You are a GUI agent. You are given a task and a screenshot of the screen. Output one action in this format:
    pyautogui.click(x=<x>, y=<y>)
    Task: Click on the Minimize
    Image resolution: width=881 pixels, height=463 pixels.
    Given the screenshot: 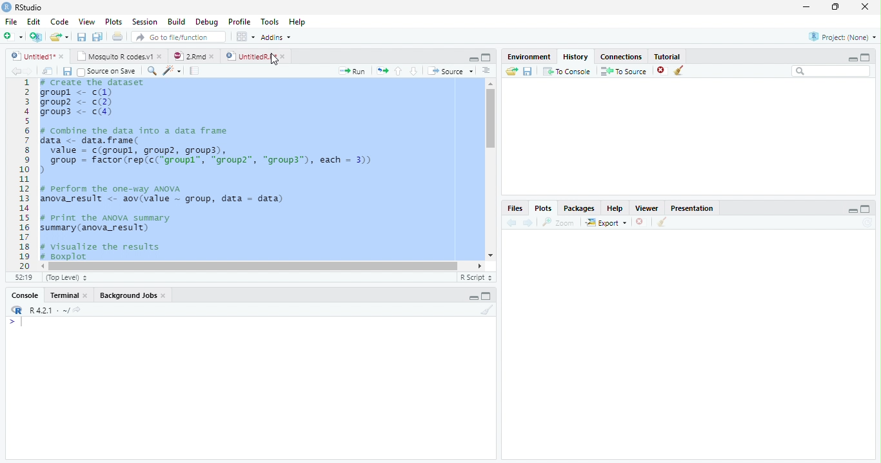 What is the action you would take?
    pyautogui.click(x=807, y=8)
    